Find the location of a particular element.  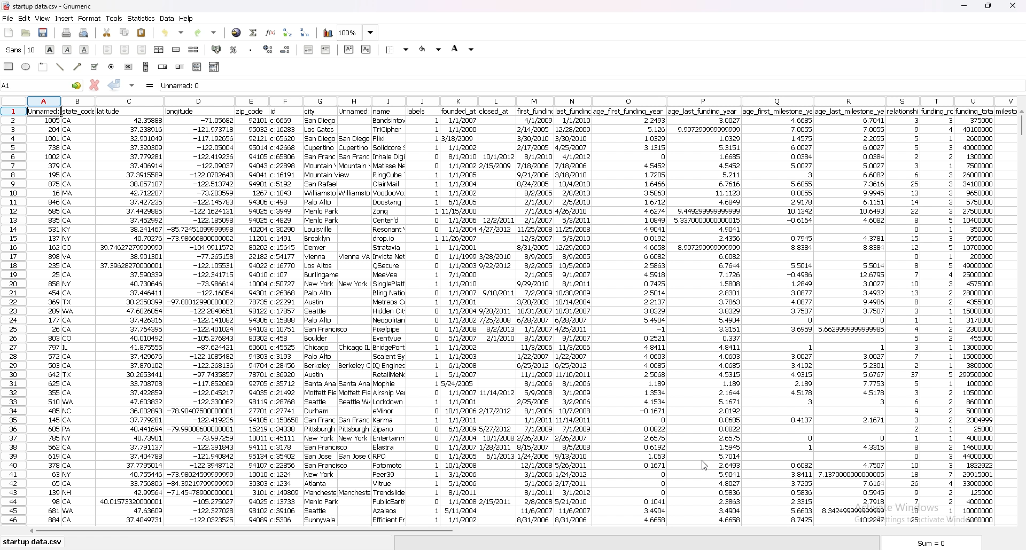

Unnamed : 0 is located at coordinates (580, 84).